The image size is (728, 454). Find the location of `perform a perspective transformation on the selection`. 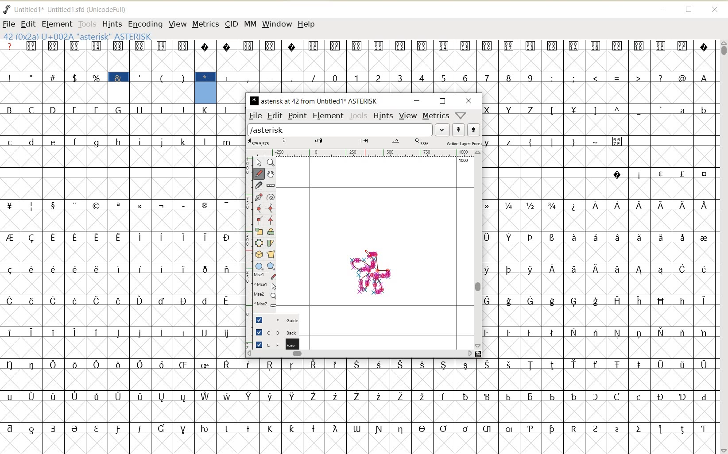

perform a perspective transformation on the selection is located at coordinates (271, 254).